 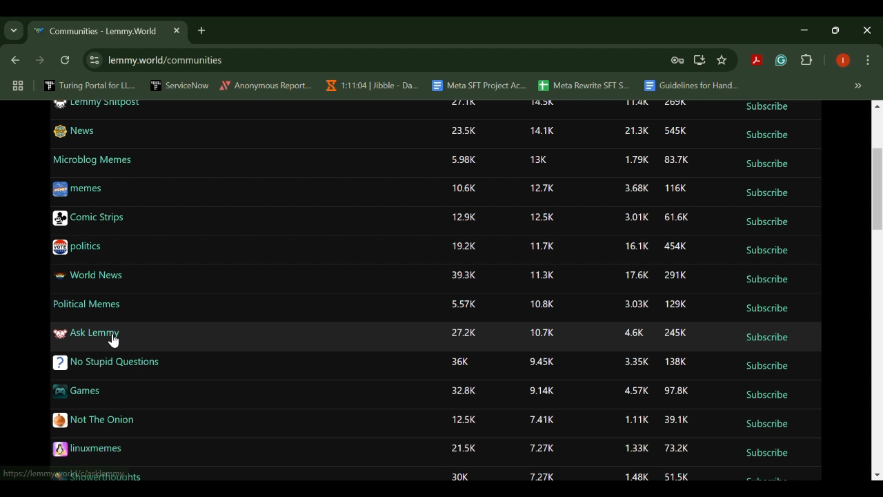 What do you see at coordinates (868, 30) in the screenshot?
I see `Close Window` at bounding box center [868, 30].